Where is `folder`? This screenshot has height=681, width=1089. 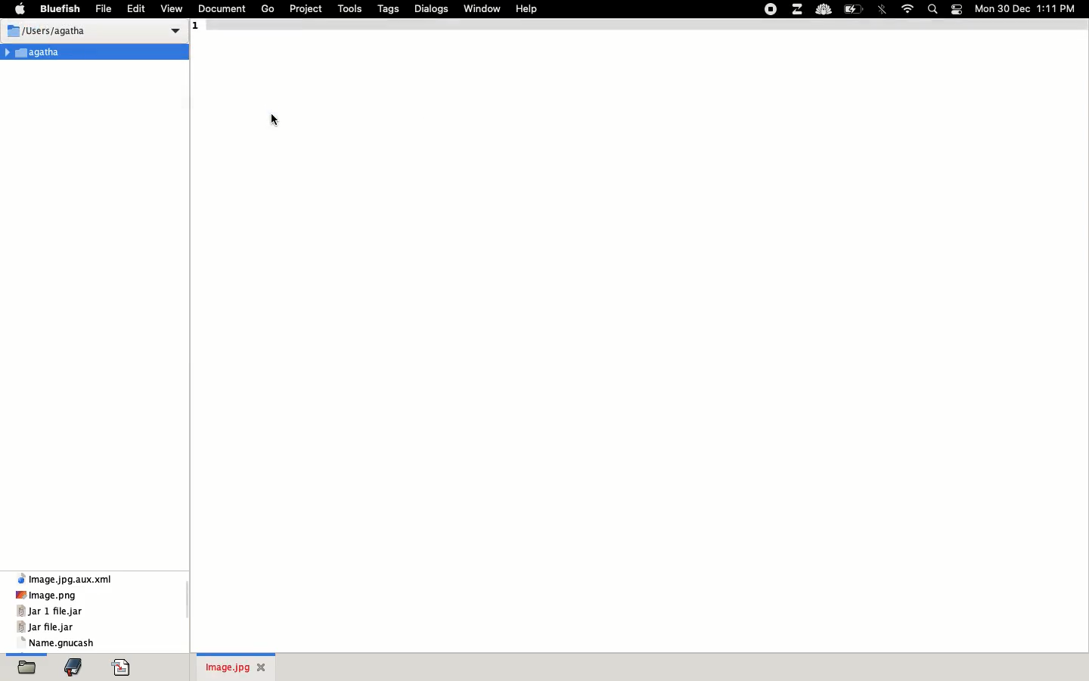
folder is located at coordinates (26, 669).